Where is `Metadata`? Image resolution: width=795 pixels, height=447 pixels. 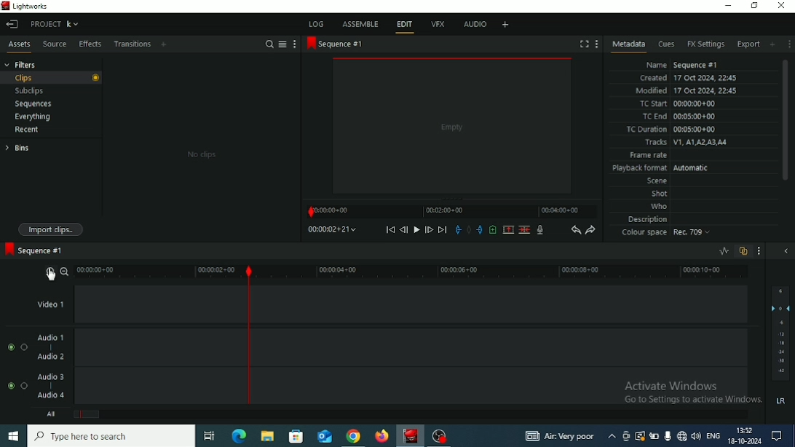 Metadata is located at coordinates (628, 46).